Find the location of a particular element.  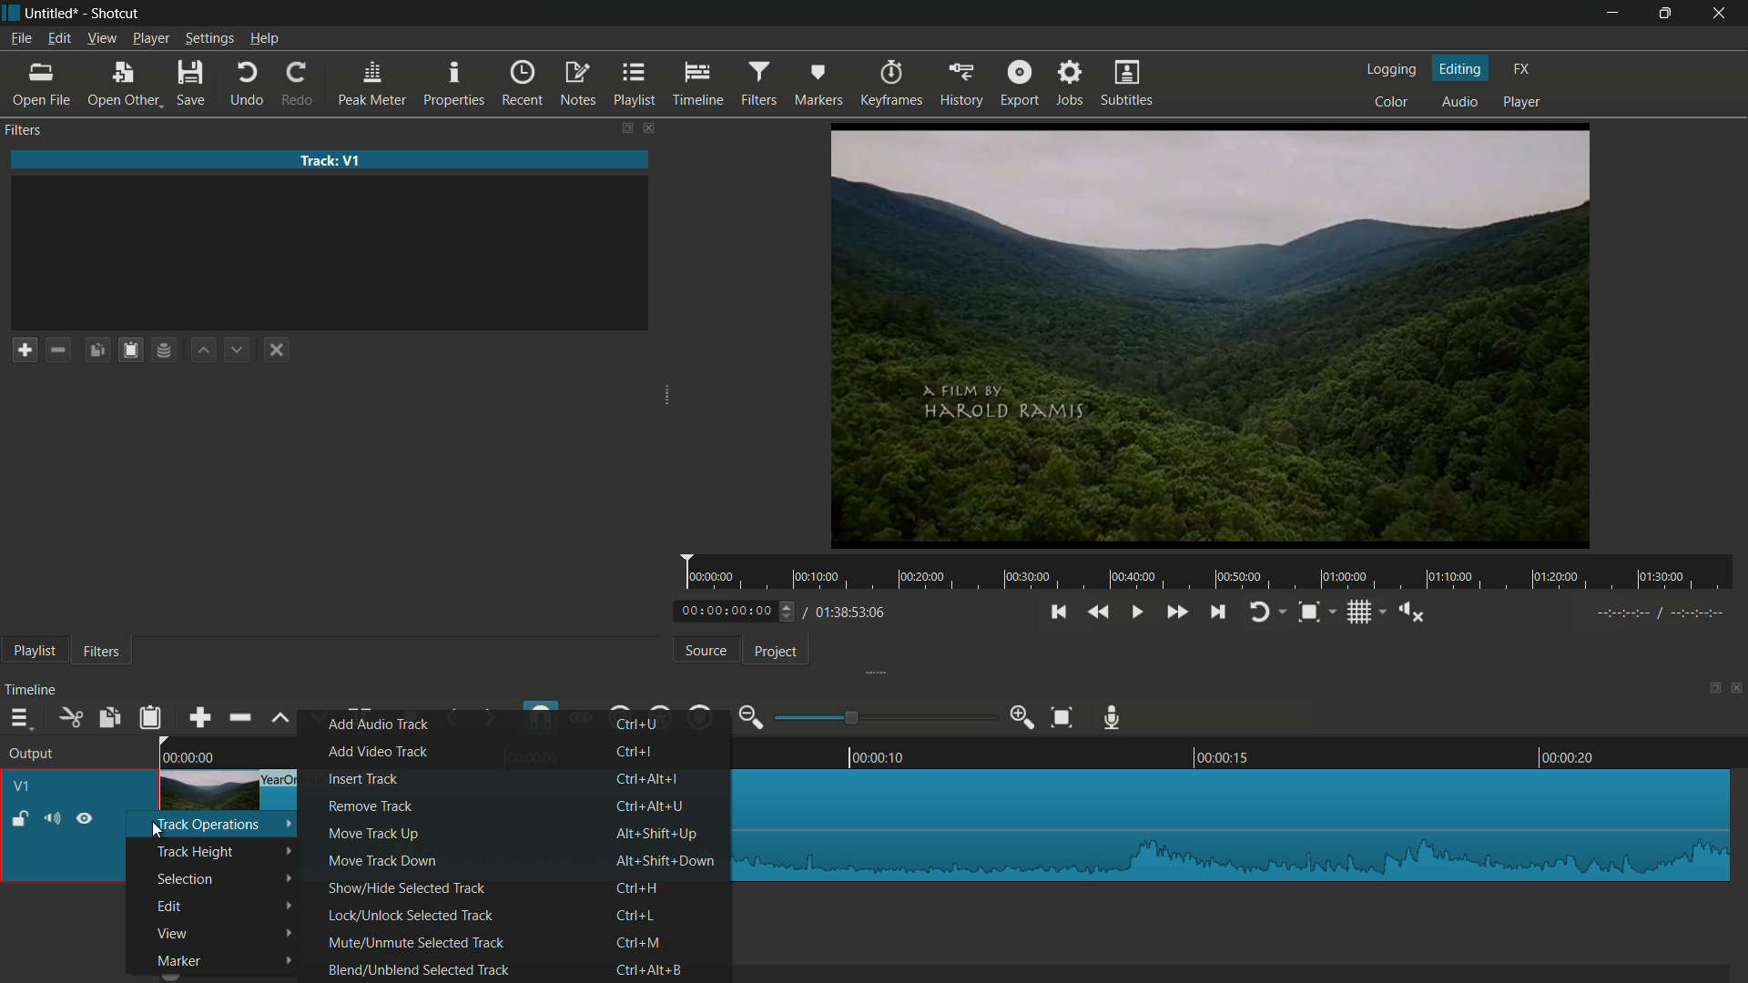

move track down is located at coordinates (380, 860).